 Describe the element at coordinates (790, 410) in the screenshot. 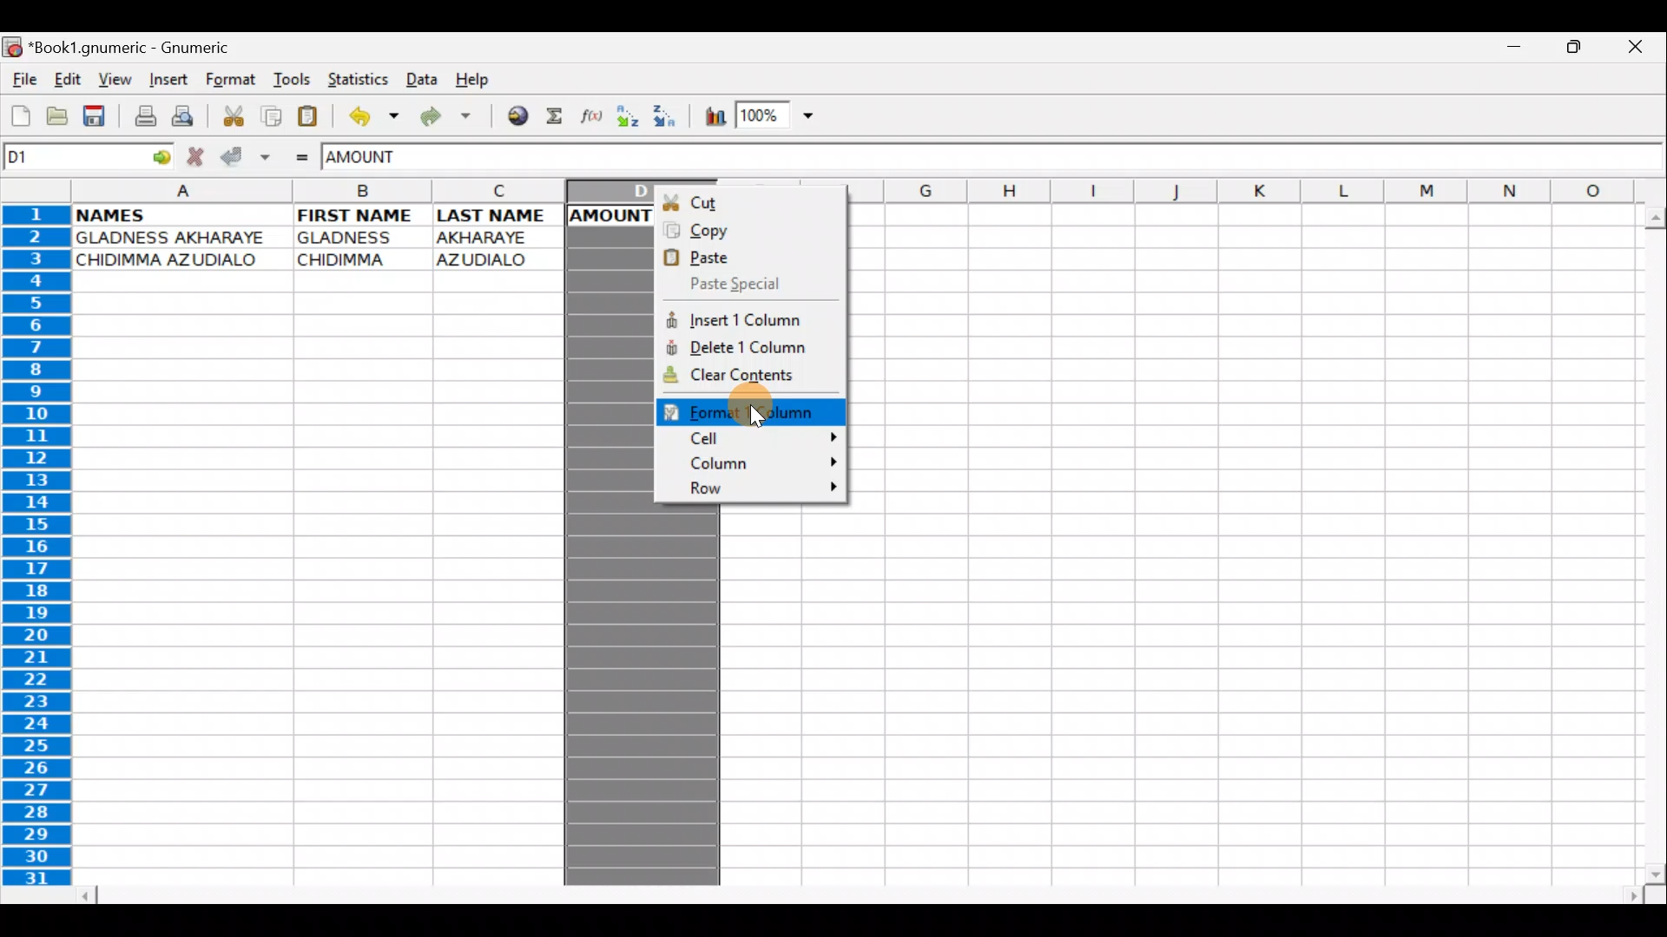

I see `Cursor on  Format 1 column` at that location.